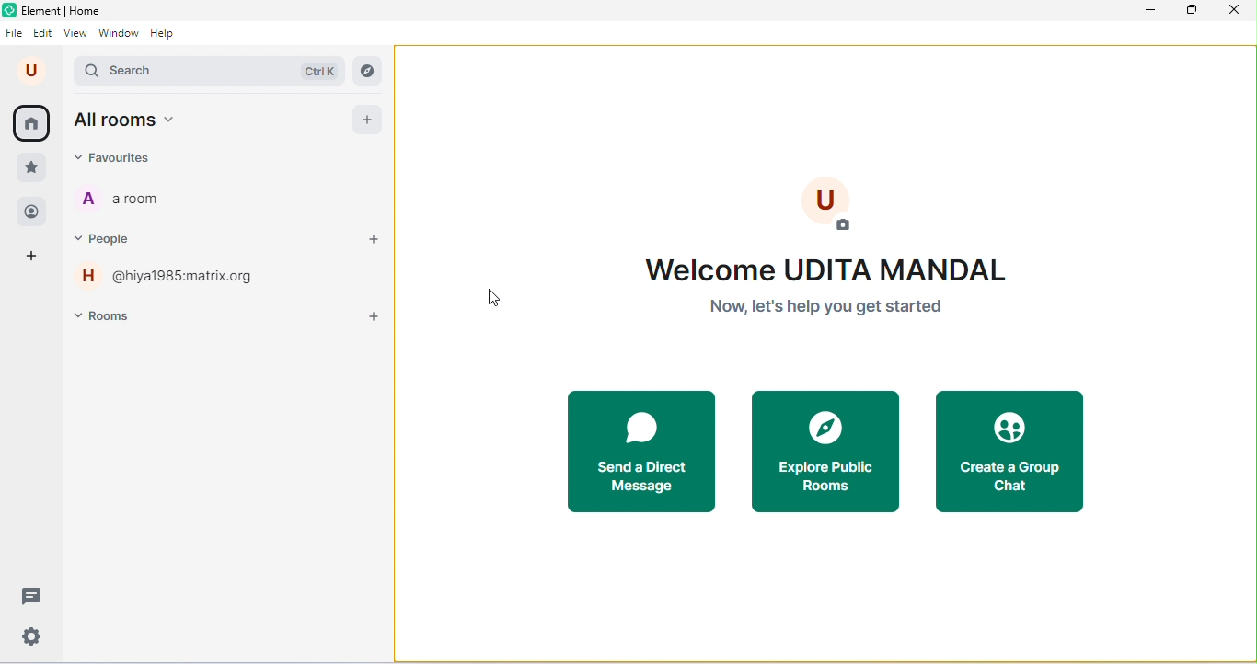 The width and height of the screenshot is (1257, 664). What do you see at coordinates (9, 10) in the screenshot?
I see `logo` at bounding box center [9, 10].